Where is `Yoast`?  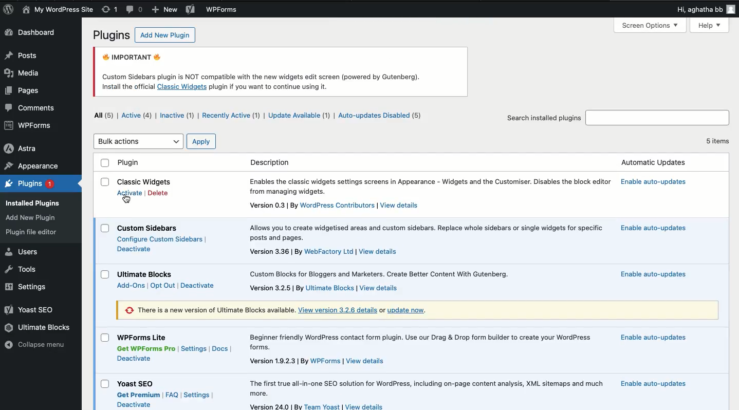 Yoast is located at coordinates (30, 310).